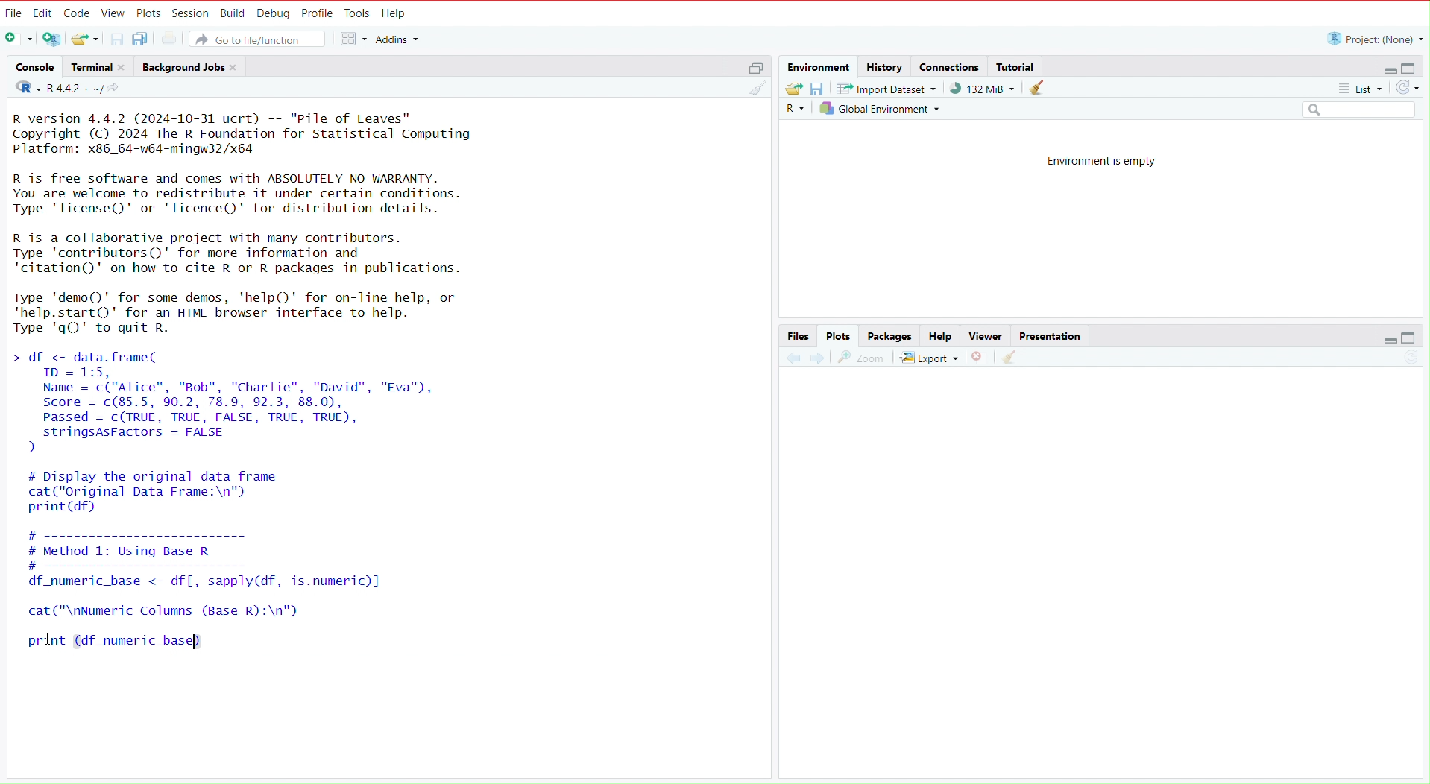 The height and width of the screenshot is (784, 1430). I want to click on New file, so click(18, 37).